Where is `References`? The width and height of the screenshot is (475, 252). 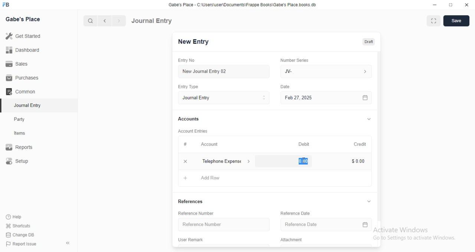 References is located at coordinates (193, 202).